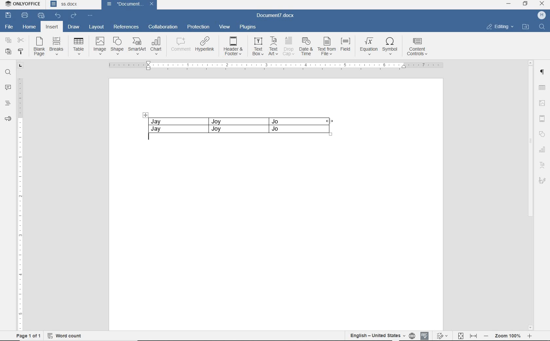 The image size is (550, 341). Describe the element at coordinates (19, 66) in the screenshot. I see `TAB STOP` at that location.